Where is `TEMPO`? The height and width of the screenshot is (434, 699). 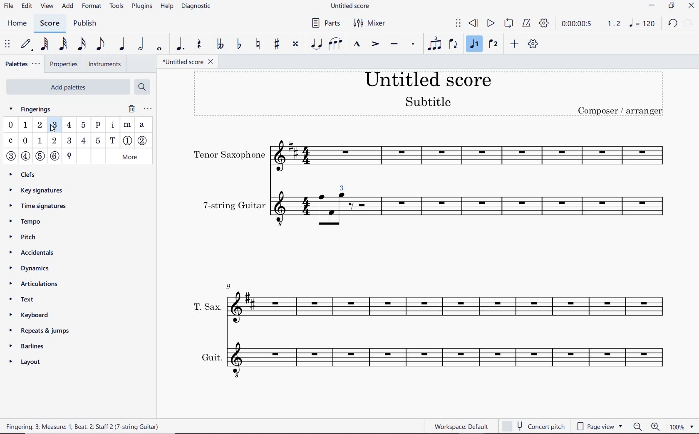
TEMPO is located at coordinates (28, 222).